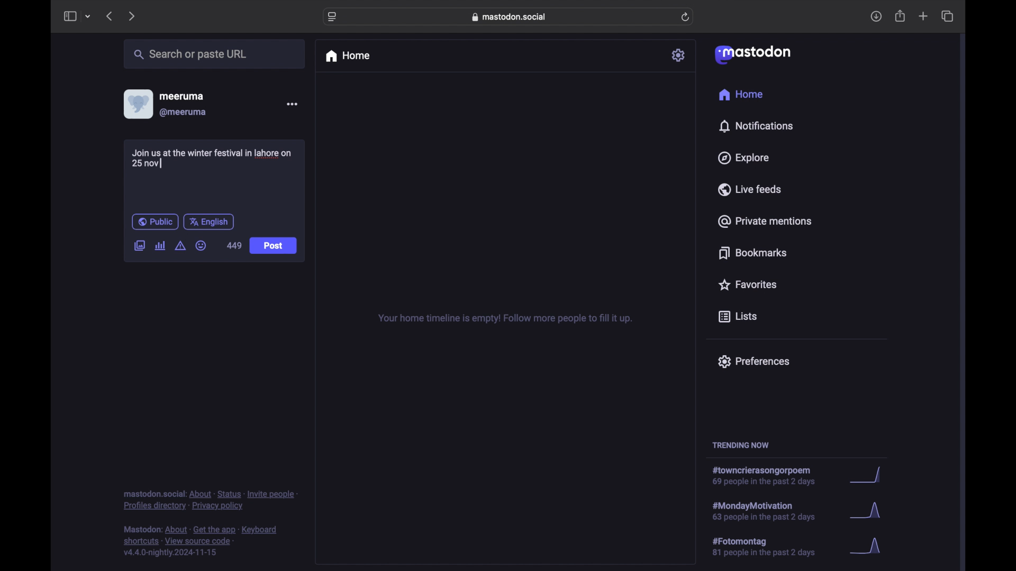 This screenshot has width=1016, height=571. What do you see at coordinates (740, 445) in the screenshot?
I see `trending now` at bounding box center [740, 445].